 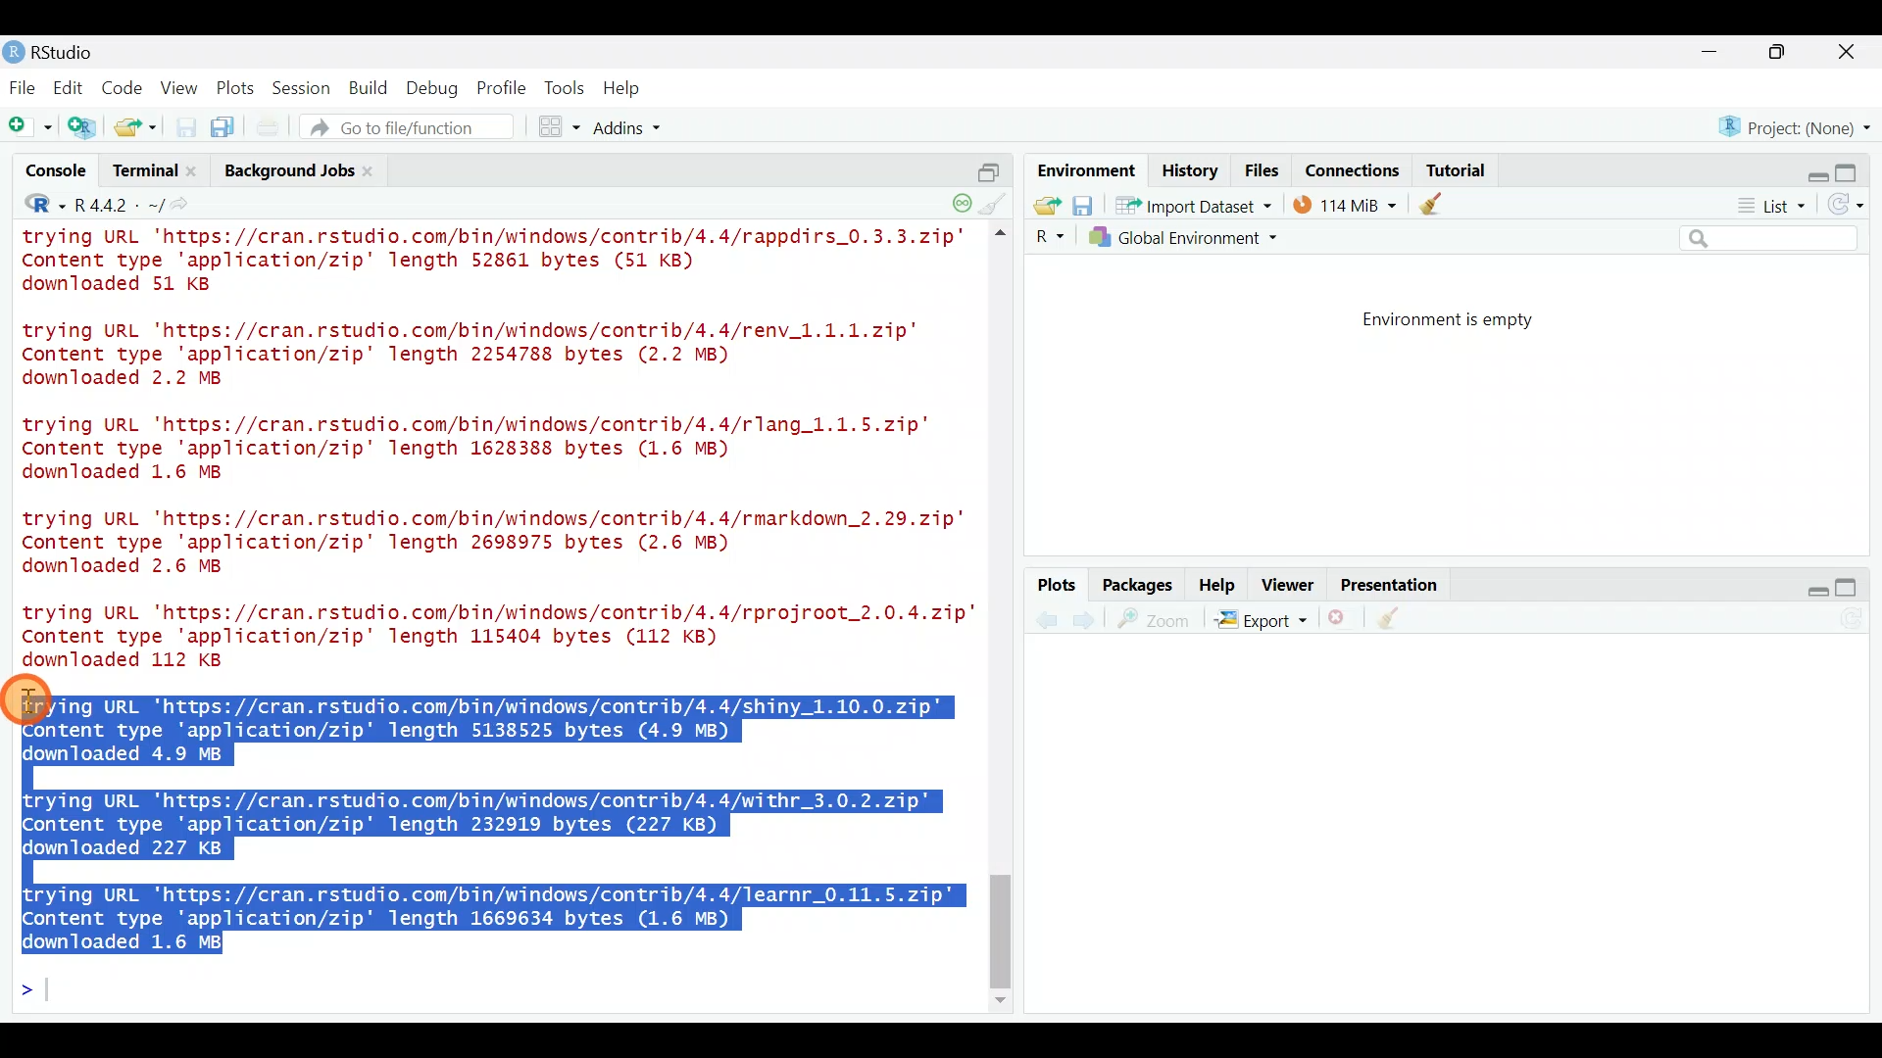 What do you see at coordinates (1769, 207) in the screenshot?
I see `List` at bounding box center [1769, 207].